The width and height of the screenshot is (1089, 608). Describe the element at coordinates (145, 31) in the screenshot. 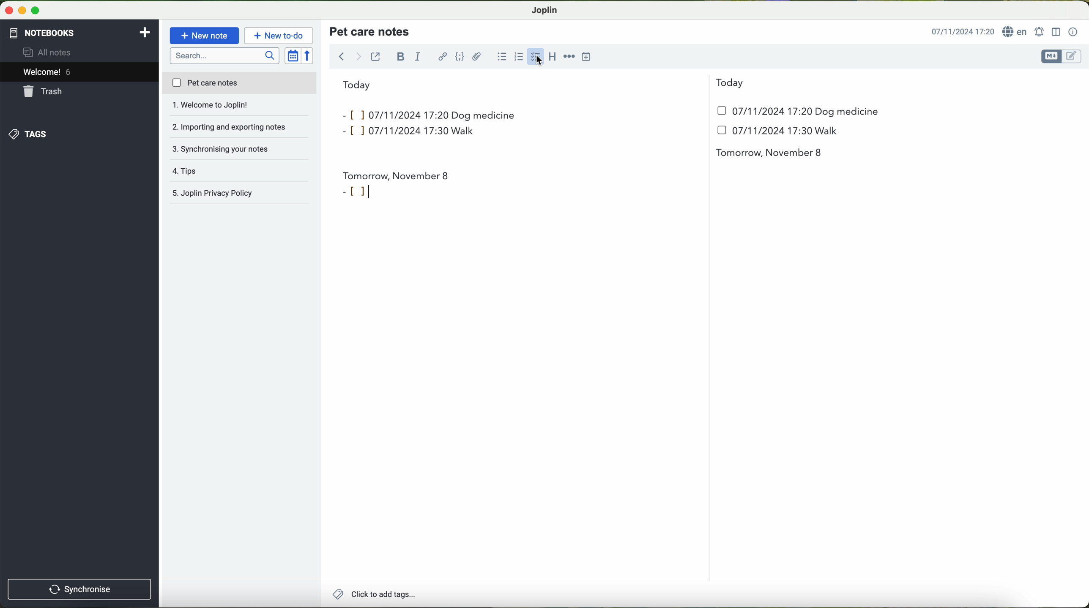

I see `add` at that location.